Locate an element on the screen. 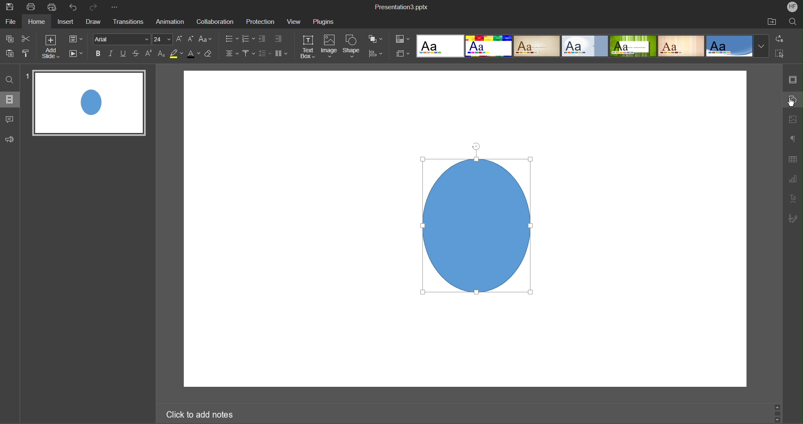 The height and width of the screenshot is (424, 803). Account is located at coordinates (793, 7).